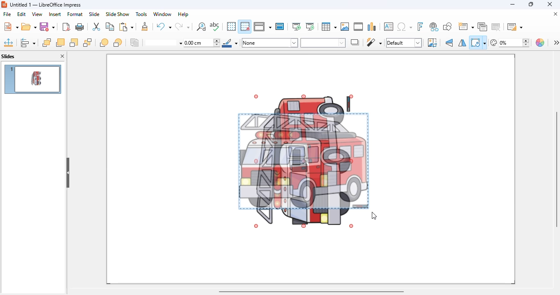  I want to click on bring to front, so click(47, 43).